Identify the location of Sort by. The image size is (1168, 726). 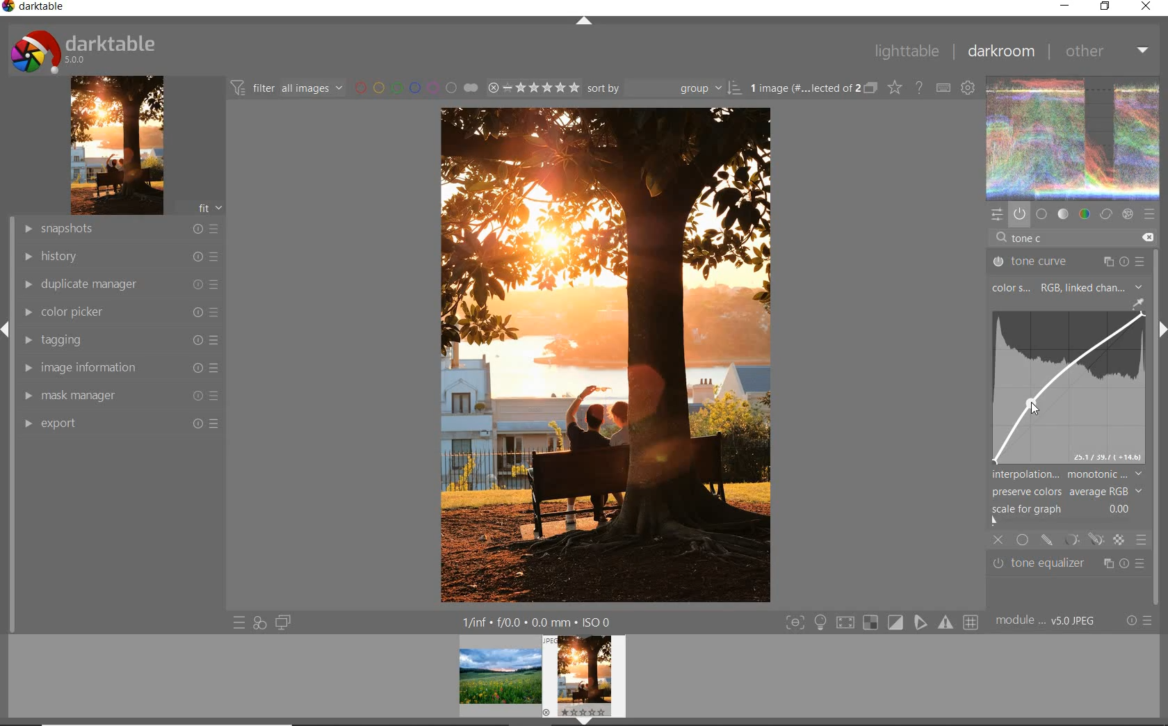
(664, 88).